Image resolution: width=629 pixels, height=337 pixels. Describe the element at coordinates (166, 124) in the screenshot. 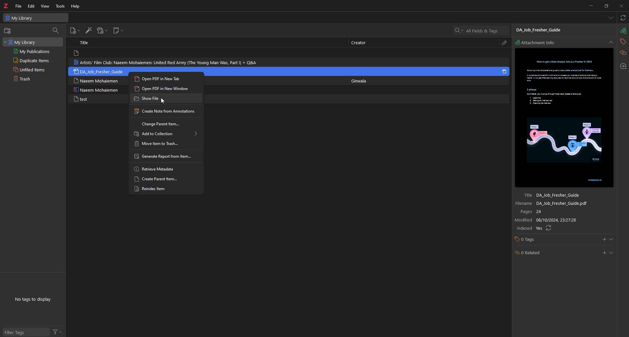

I see `change parent item` at that location.